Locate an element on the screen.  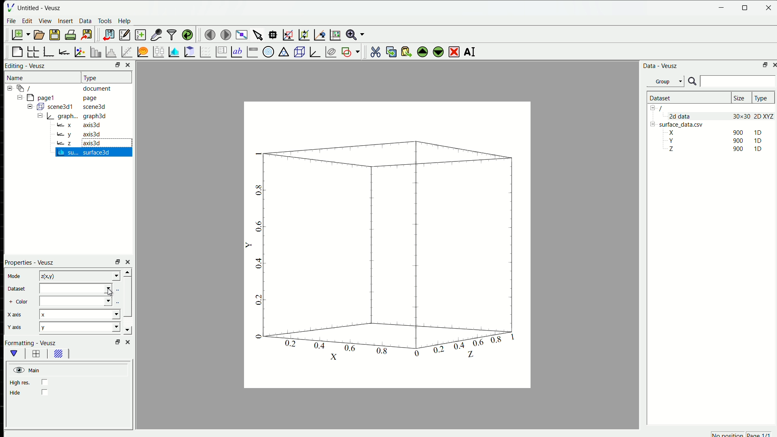
ternary graph is located at coordinates (285, 51).